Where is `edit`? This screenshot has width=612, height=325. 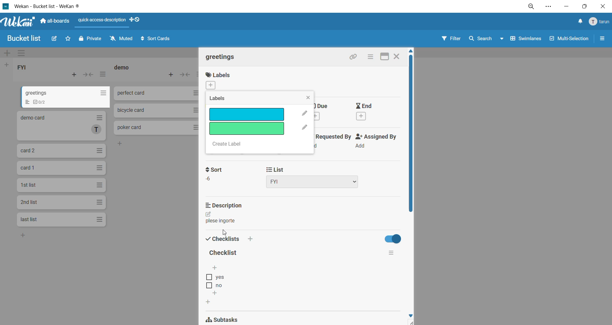
edit is located at coordinates (55, 39).